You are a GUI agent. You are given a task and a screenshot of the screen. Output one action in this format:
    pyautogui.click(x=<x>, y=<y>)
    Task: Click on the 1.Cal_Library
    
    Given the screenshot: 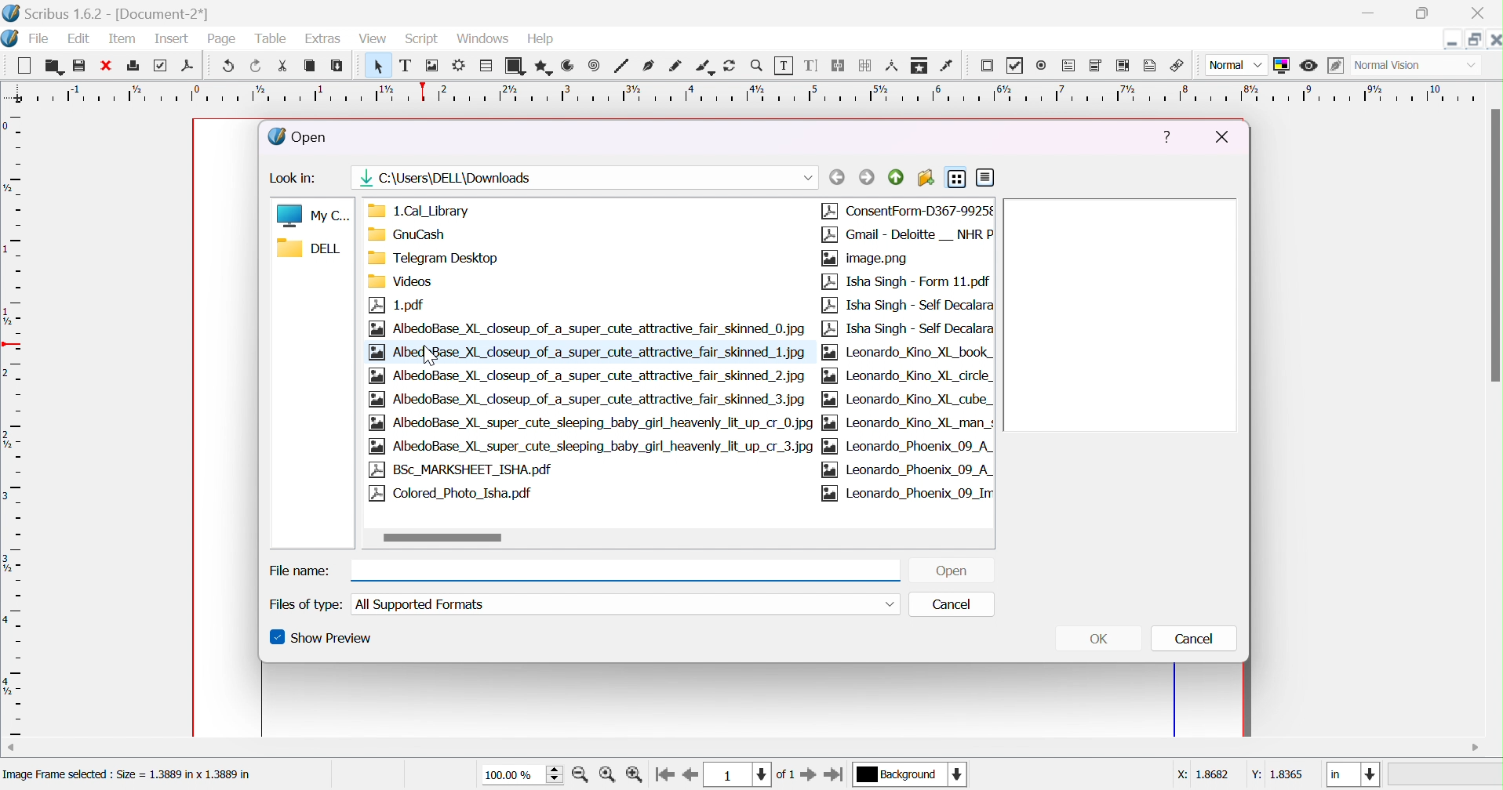 What is the action you would take?
    pyautogui.click(x=420, y=209)
    